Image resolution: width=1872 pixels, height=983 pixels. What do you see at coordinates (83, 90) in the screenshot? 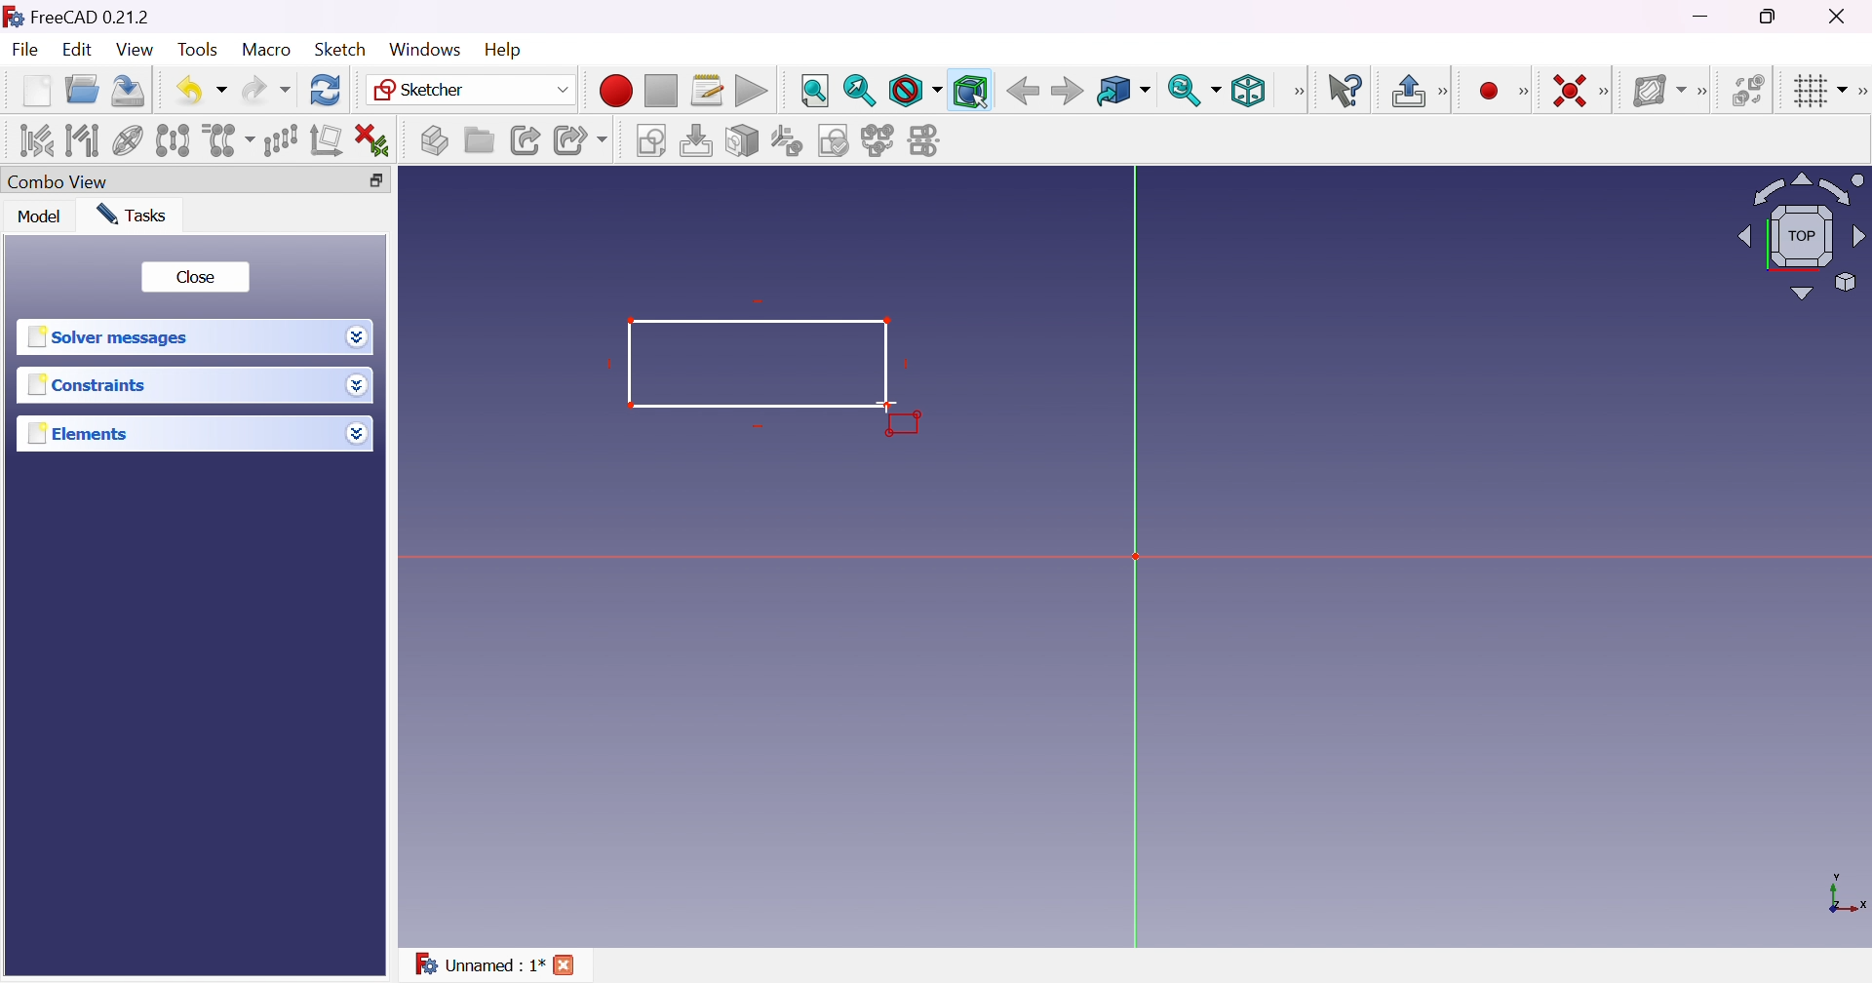
I see `Open` at bounding box center [83, 90].